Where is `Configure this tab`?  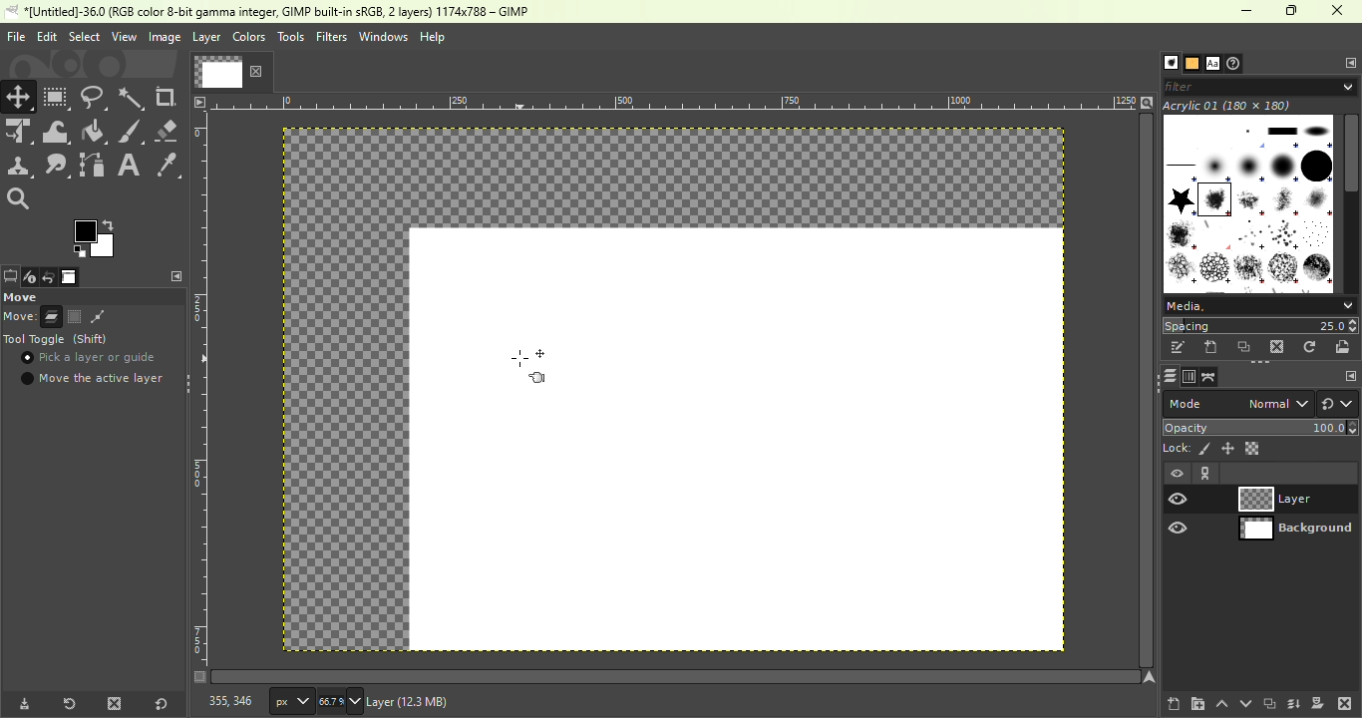
Configure this tab is located at coordinates (1347, 62).